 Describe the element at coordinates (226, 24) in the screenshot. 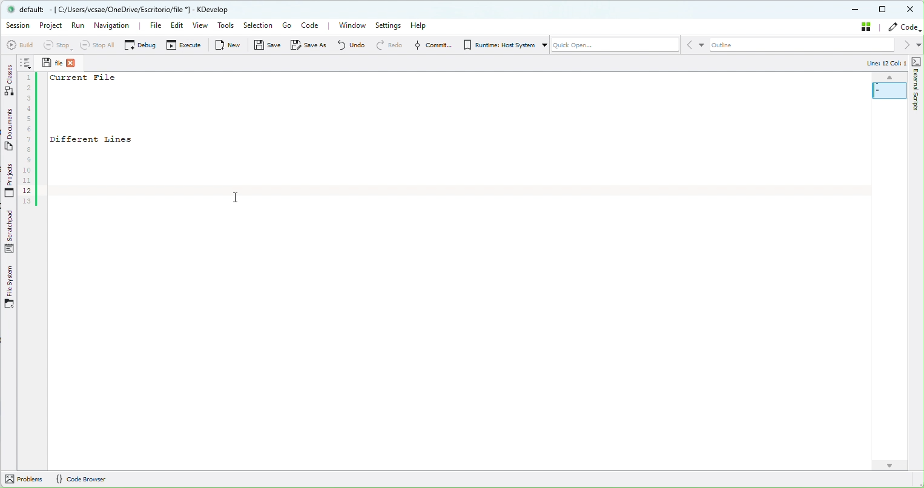

I see `Tools` at that location.